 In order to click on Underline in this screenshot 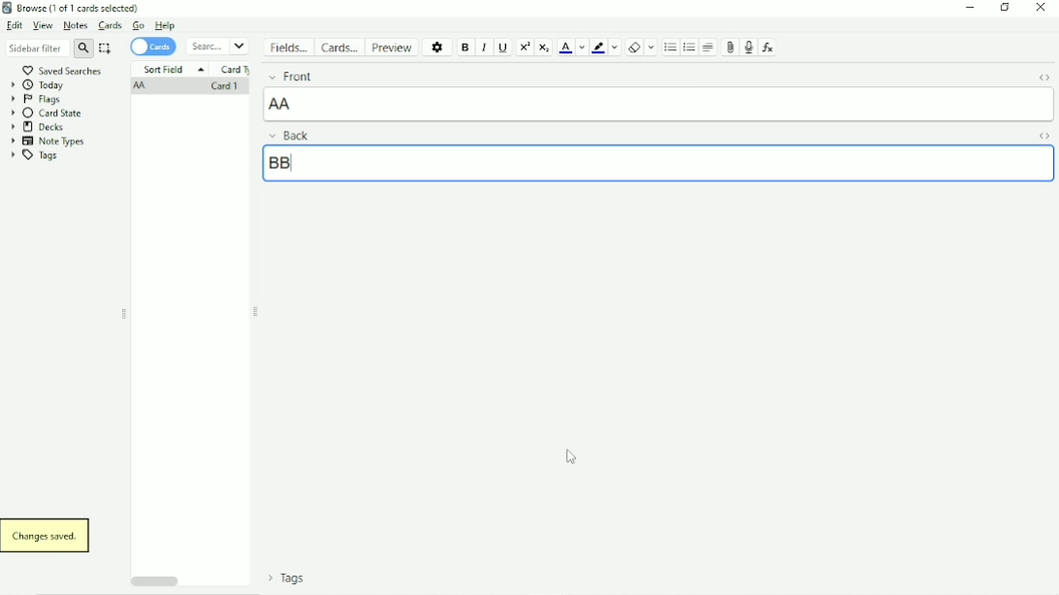, I will do `click(503, 47)`.